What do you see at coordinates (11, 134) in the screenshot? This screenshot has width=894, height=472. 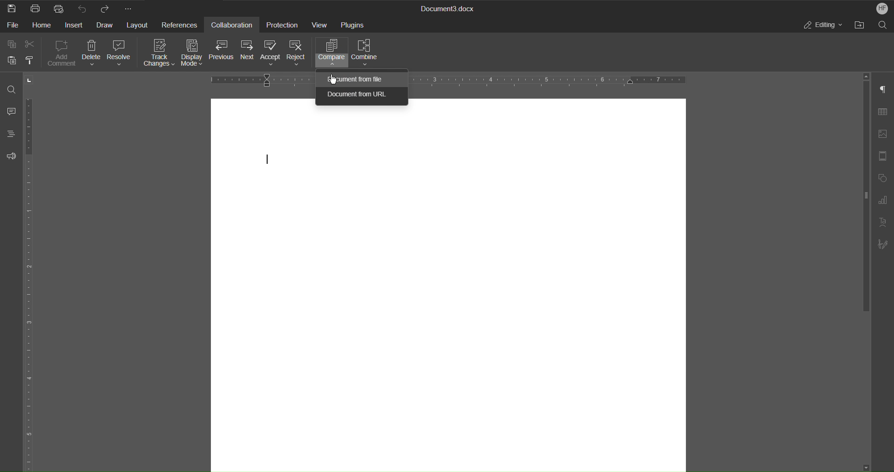 I see `Headings` at bounding box center [11, 134].